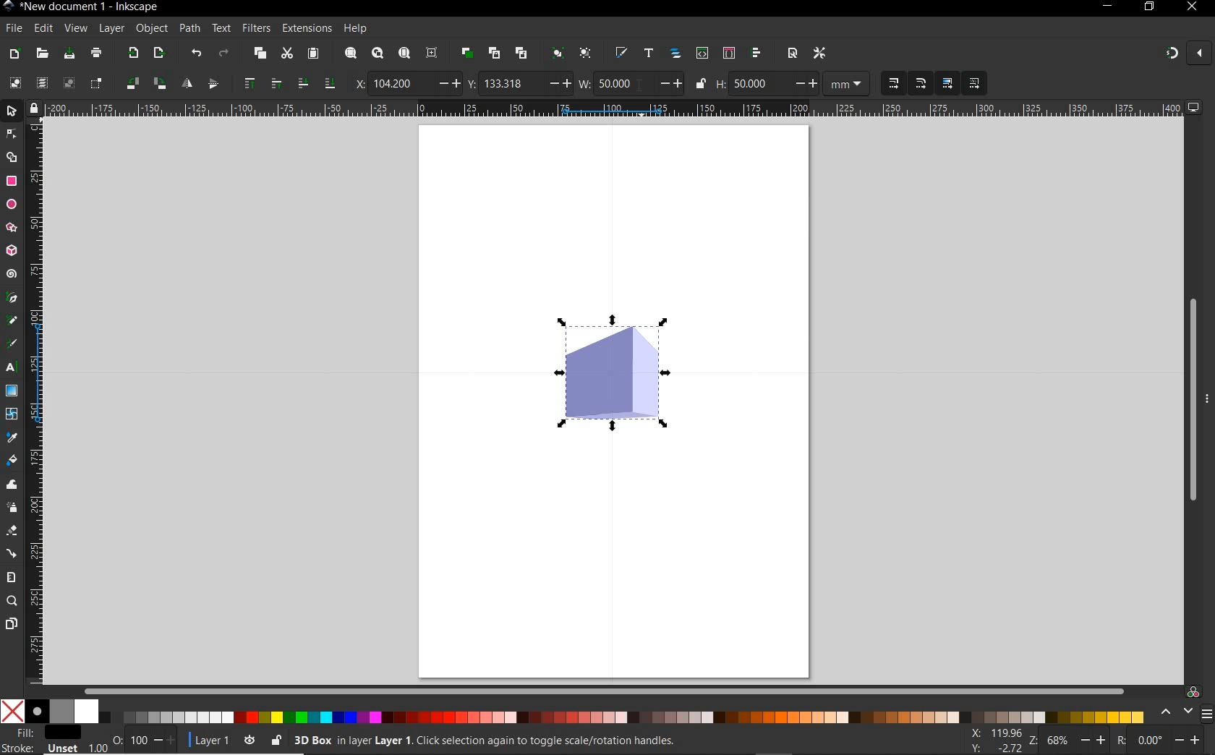 This screenshot has height=755, width=1215. I want to click on cursor, so click(639, 85).